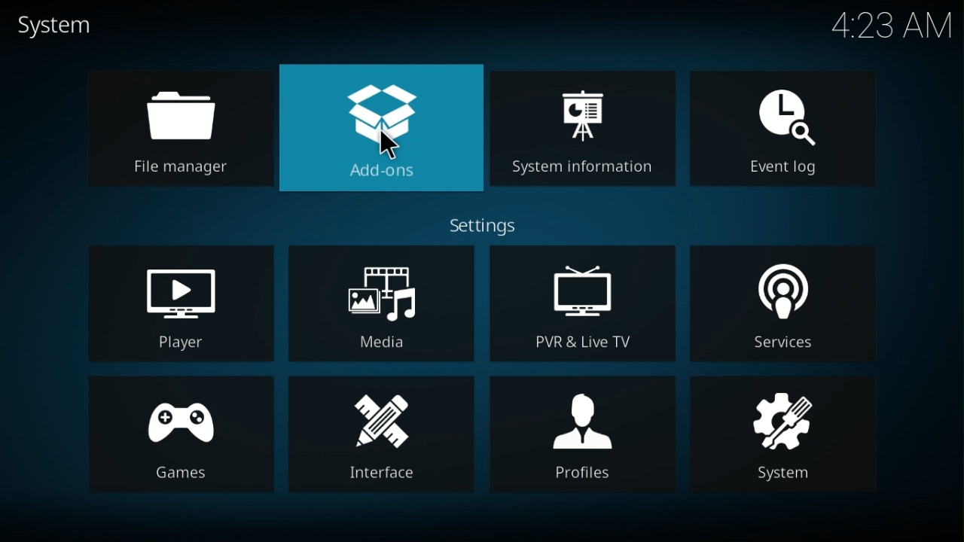 This screenshot has height=542, width=964. What do you see at coordinates (581, 127) in the screenshot?
I see `System information ` at bounding box center [581, 127].